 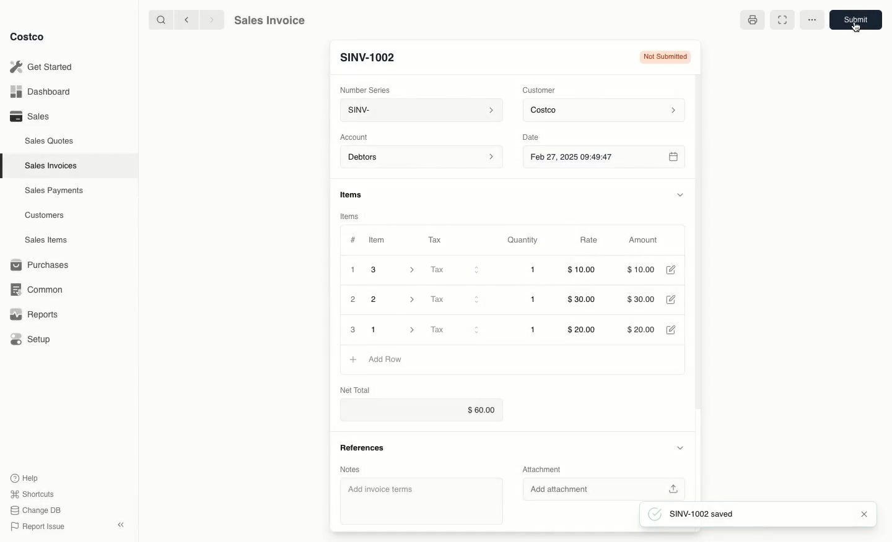 What do you see at coordinates (50, 140) in the screenshot?
I see `Sales Quotes` at bounding box center [50, 140].